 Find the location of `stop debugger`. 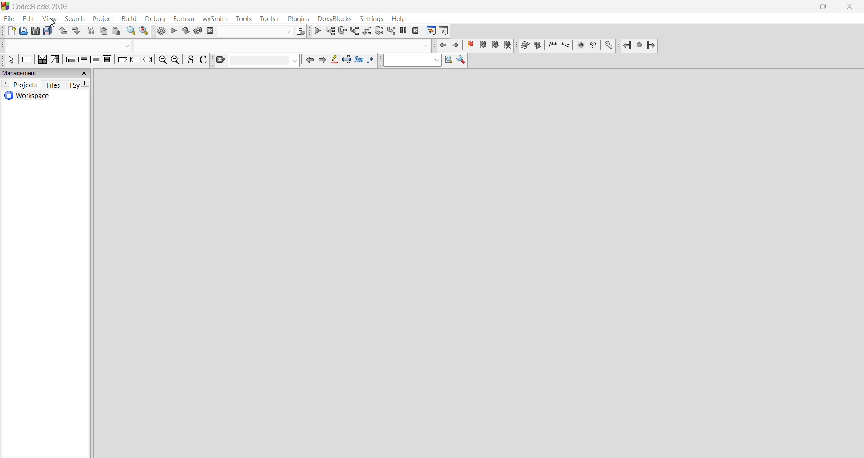

stop debugger is located at coordinates (415, 31).